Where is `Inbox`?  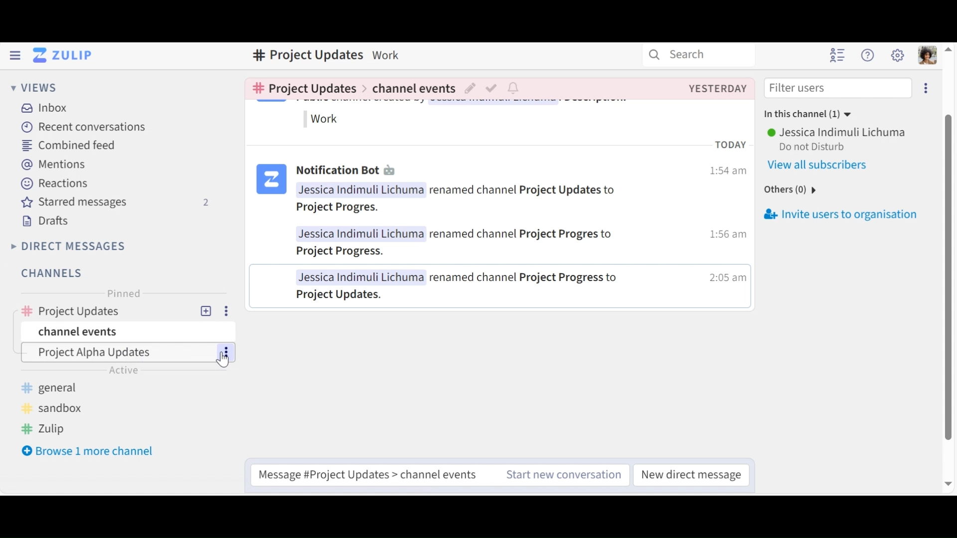 Inbox is located at coordinates (43, 109).